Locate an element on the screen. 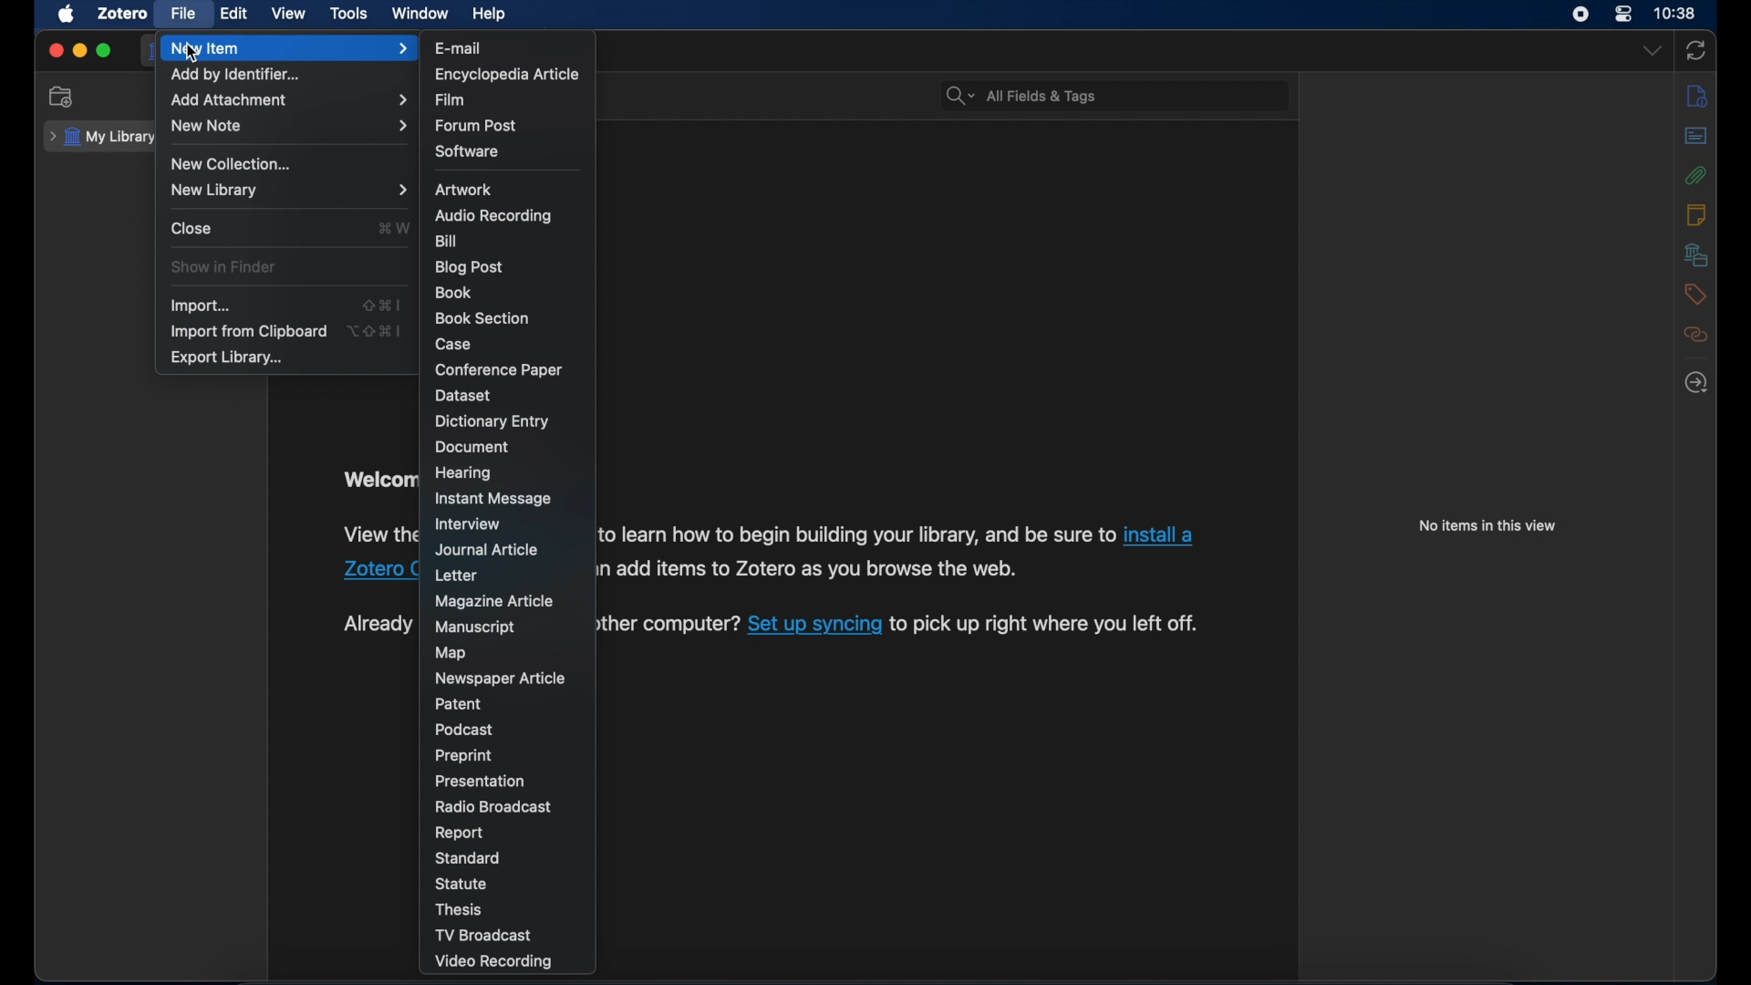 The height and width of the screenshot is (985, 1751). audio recording is located at coordinates (494, 216).